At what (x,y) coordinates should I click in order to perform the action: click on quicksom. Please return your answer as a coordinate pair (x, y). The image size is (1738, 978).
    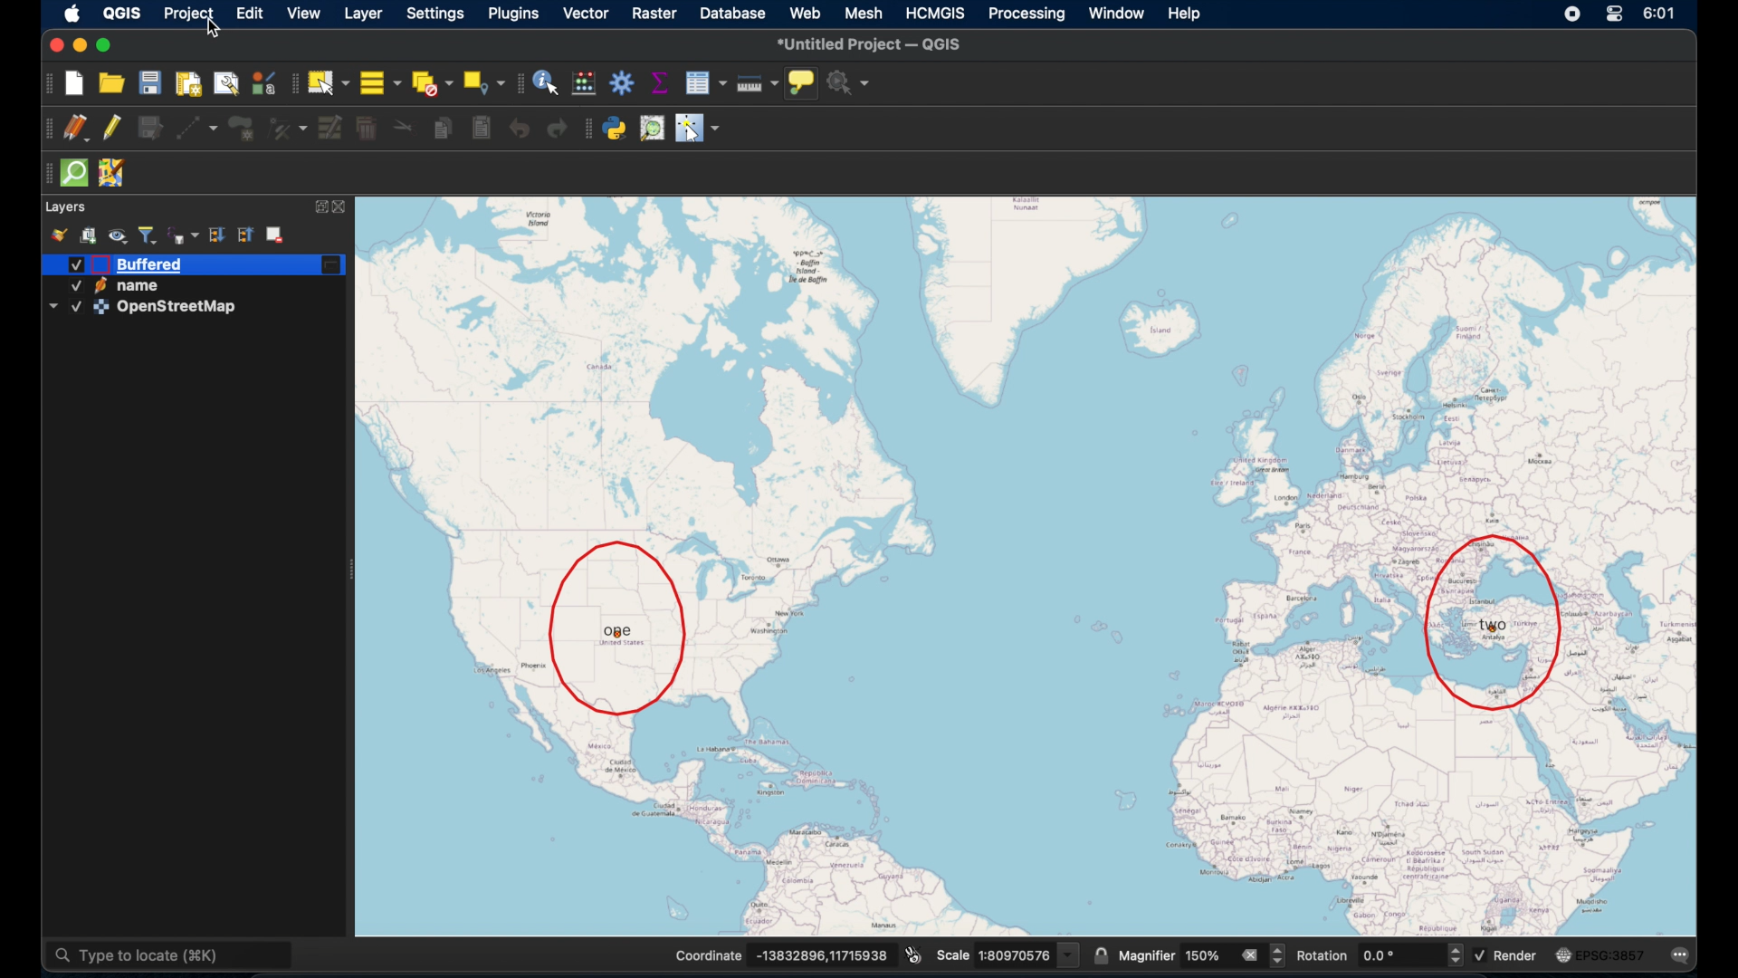
    Looking at the image, I should click on (74, 174).